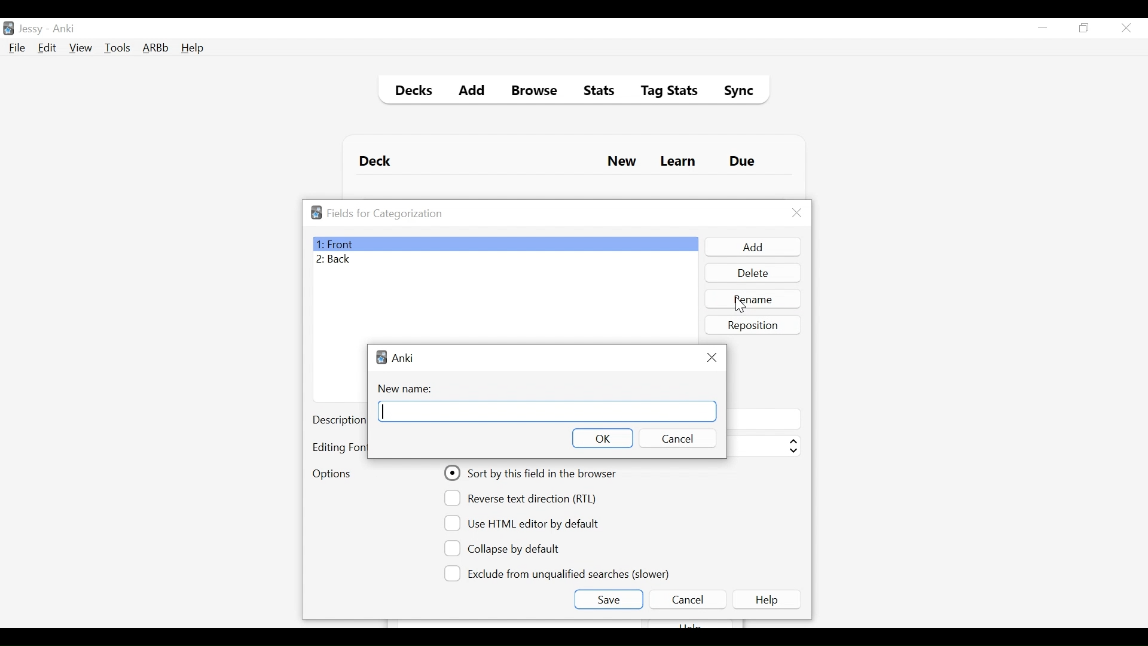  What do you see at coordinates (411, 92) in the screenshot?
I see `Decks` at bounding box center [411, 92].